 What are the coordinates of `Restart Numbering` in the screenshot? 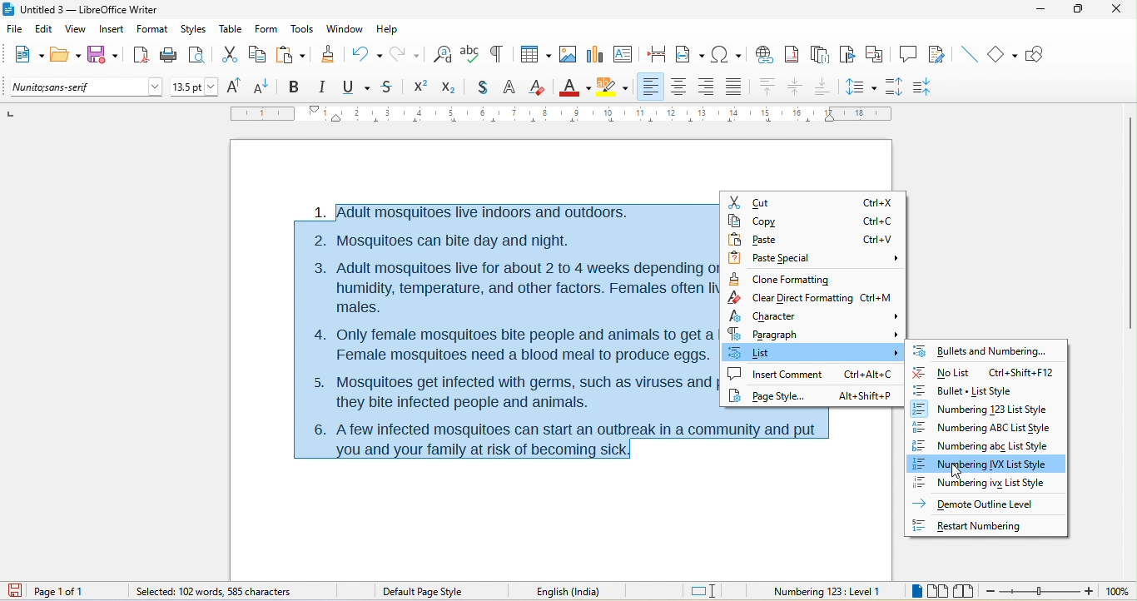 It's located at (978, 524).